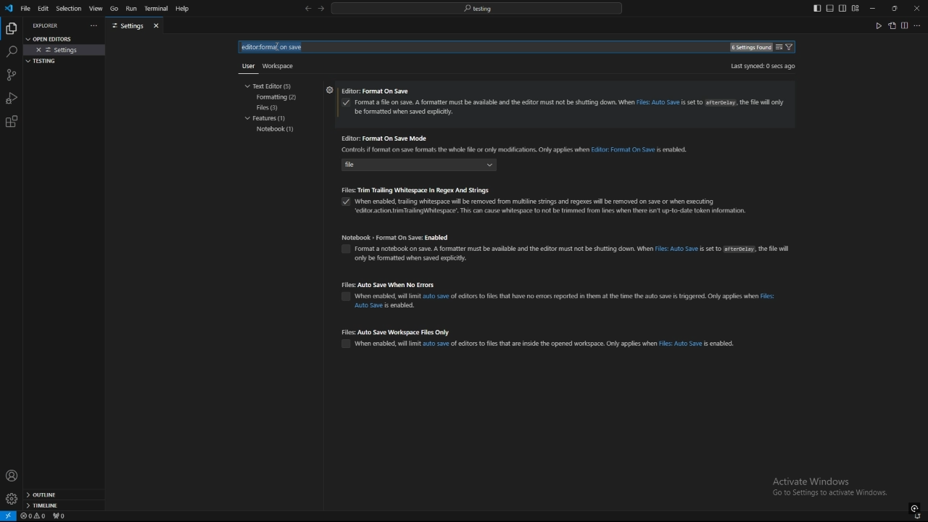 This screenshot has height=522, width=928. Describe the element at coordinates (551, 189) in the screenshot. I see `trim trailing whitespace` at that location.